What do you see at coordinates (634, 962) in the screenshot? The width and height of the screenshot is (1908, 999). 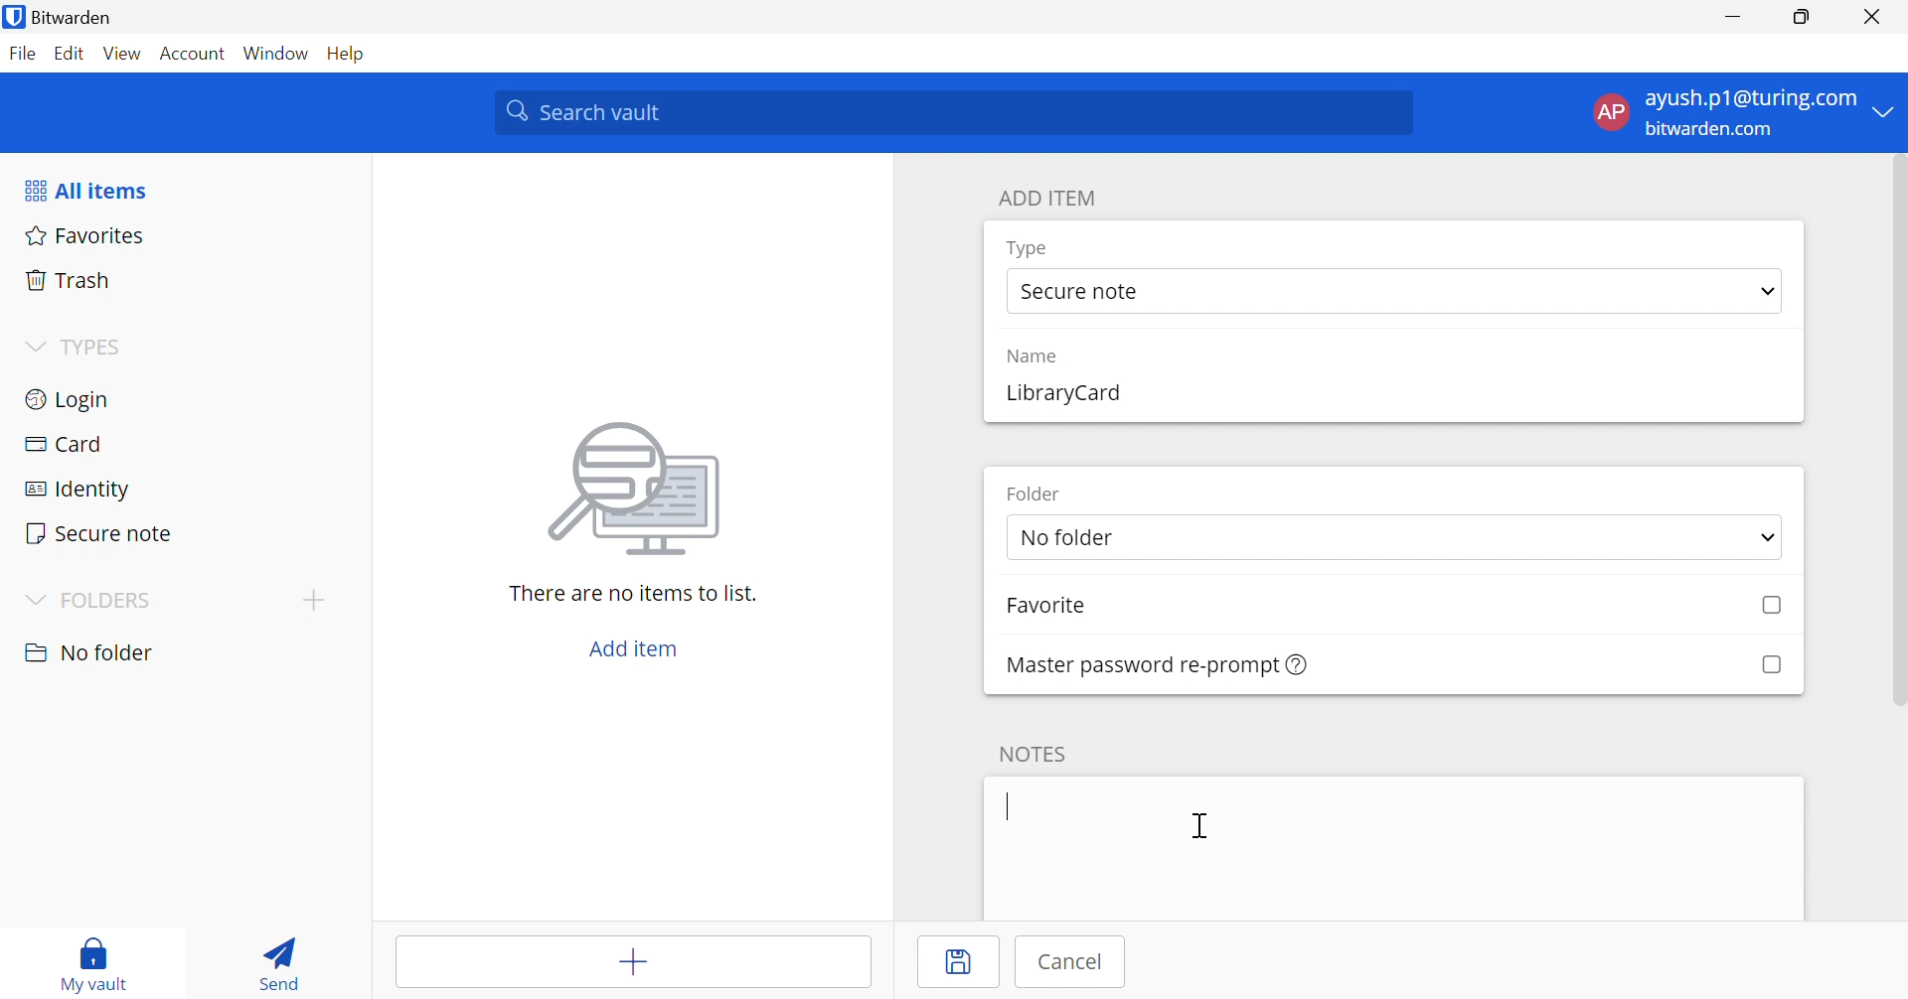 I see `Add item` at bounding box center [634, 962].